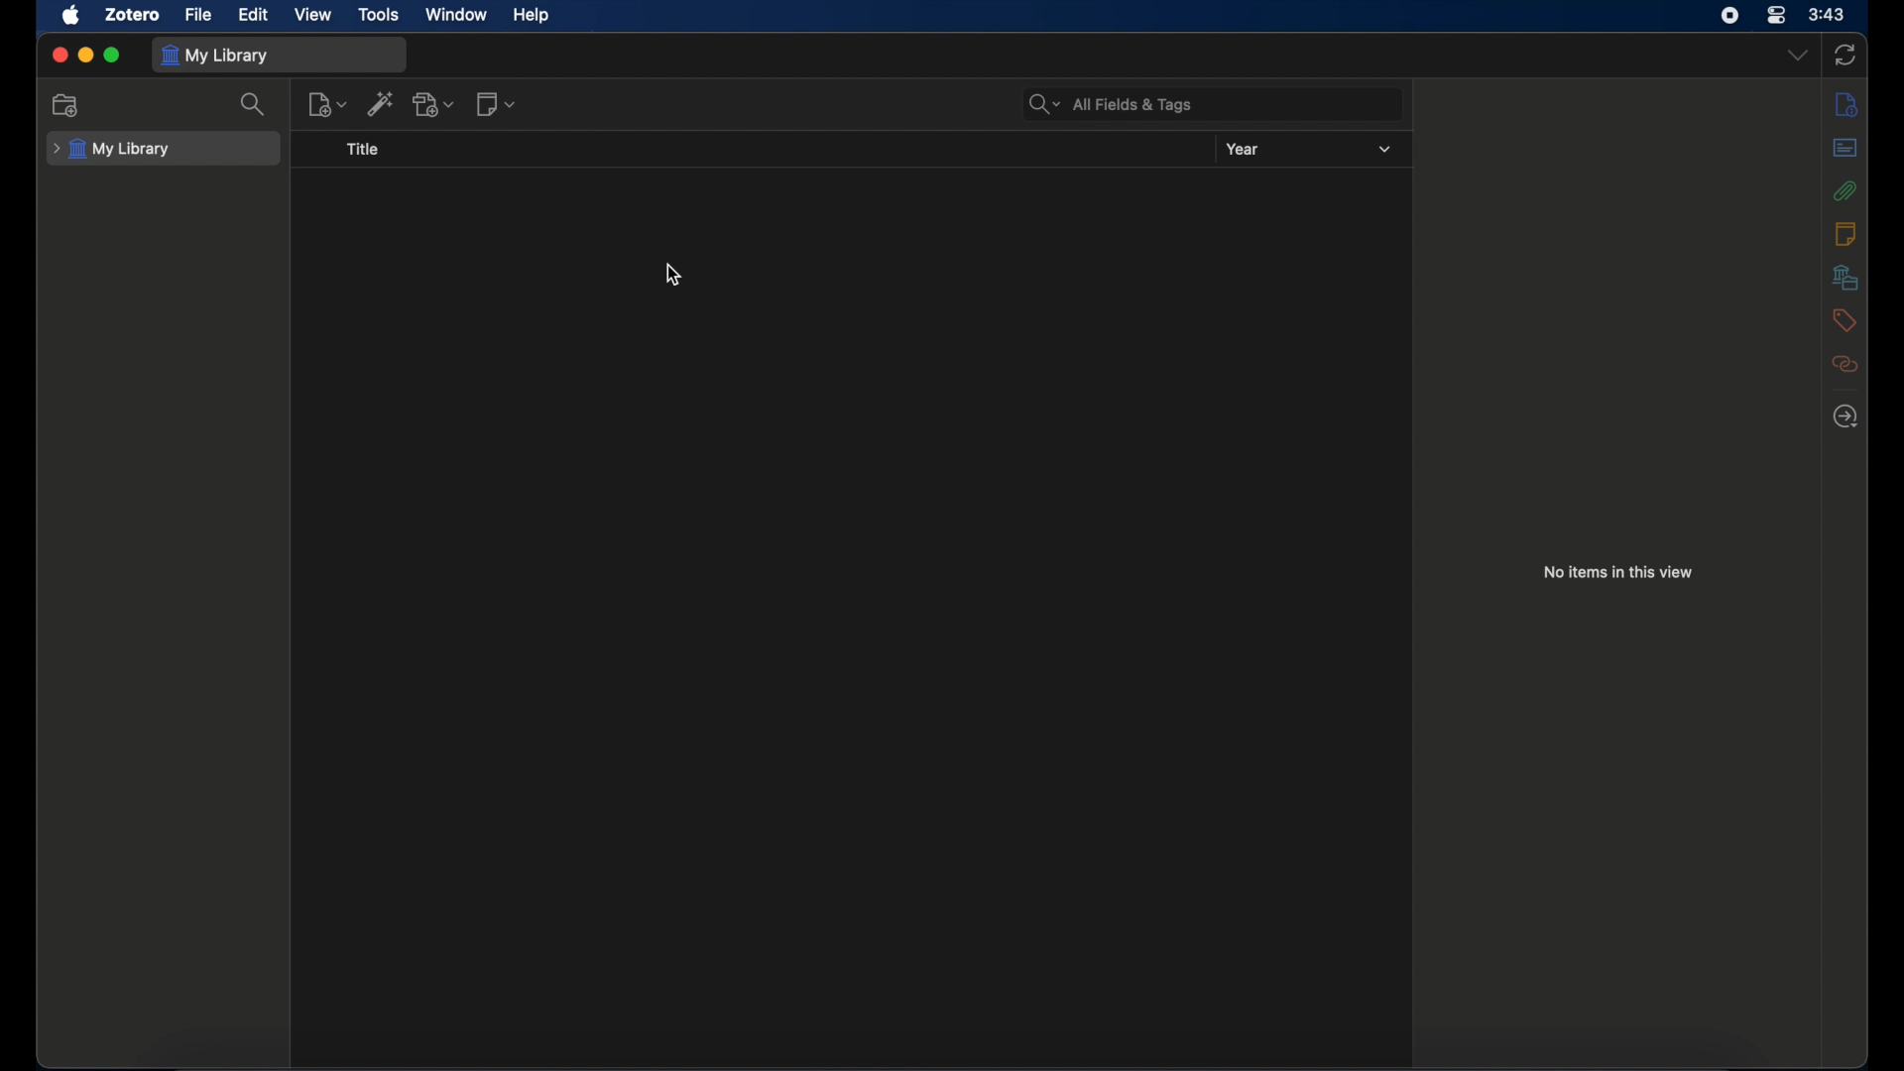 The width and height of the screenshot is (1904, 1071). I want to click on related, so click(1844, 364).